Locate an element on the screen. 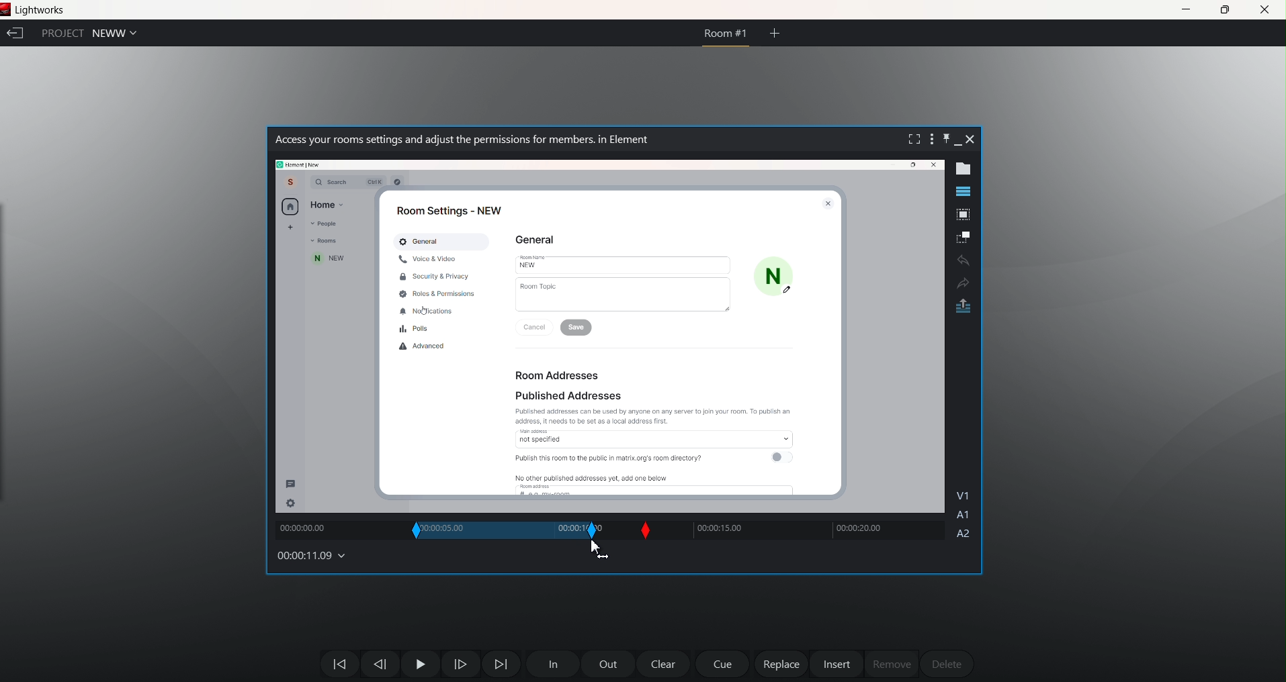 The width and height of the screenshot is (1286, 682). home is located at coordinates (290, 206).